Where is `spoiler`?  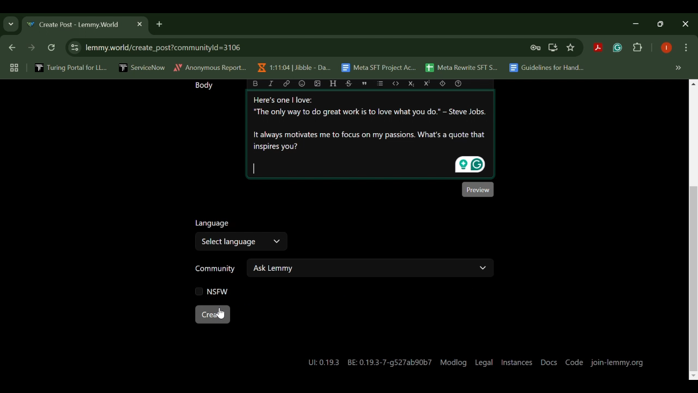
spoiler is located at coordinates (442, 84).